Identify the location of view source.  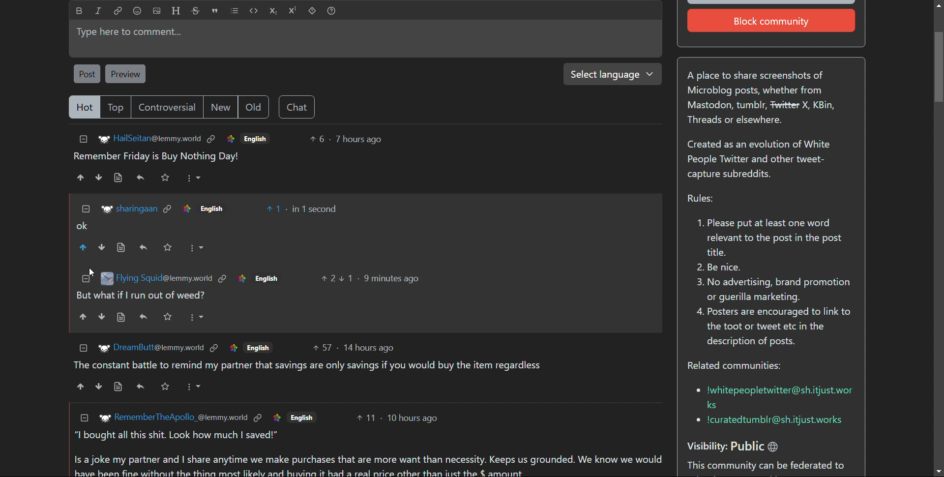
(118, 178).